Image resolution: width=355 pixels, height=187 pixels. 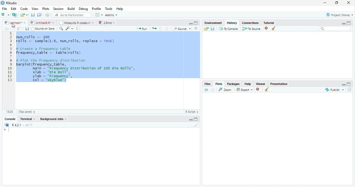 I want to click on List, so click(x=196, y=29).